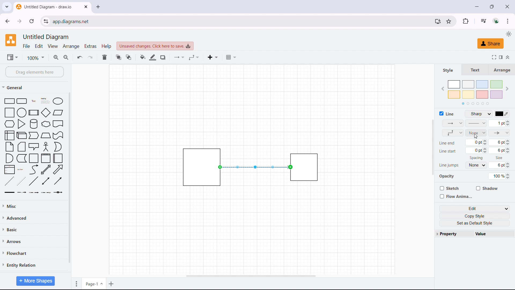 This screenshot has width=515, height=290. What do you see at coordinates (91, 46) in the screenshot?
I see `extras` at bounding box center [91, 46].